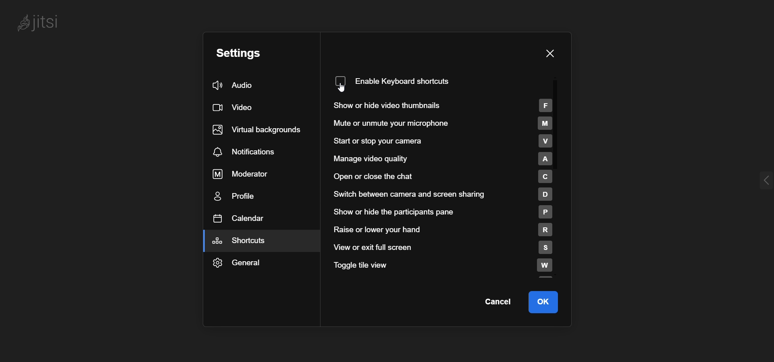  I want to click on toggle tile view, so click(447, 266).